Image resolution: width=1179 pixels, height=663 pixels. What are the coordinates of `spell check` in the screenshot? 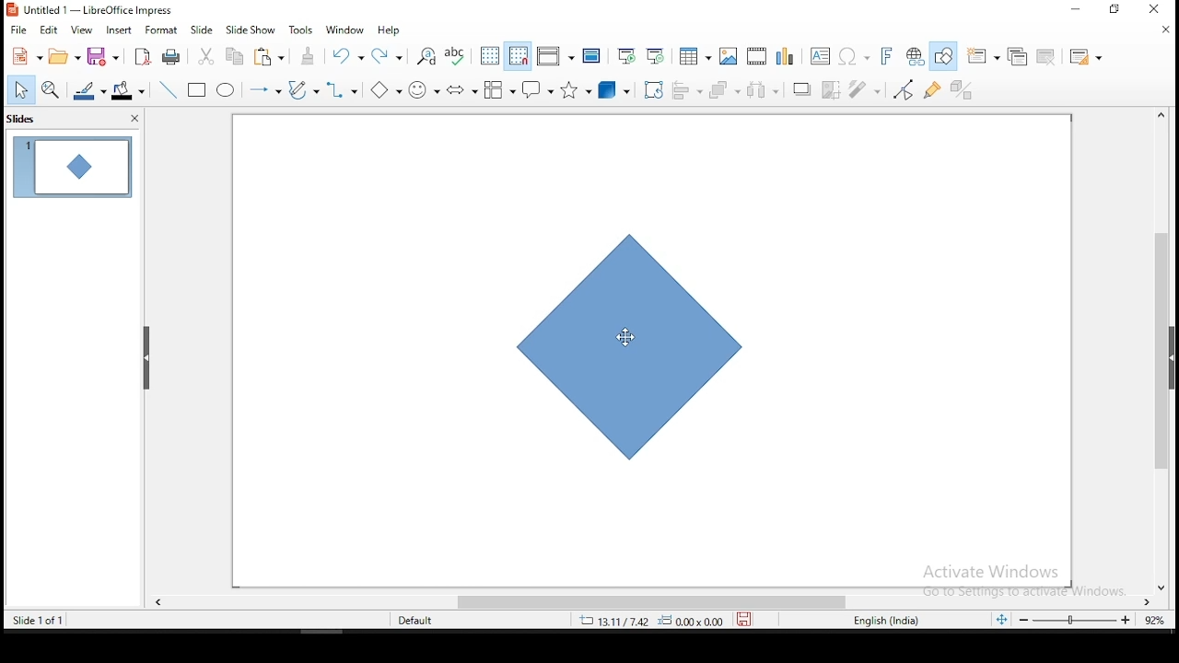 It's located at (456, 54).